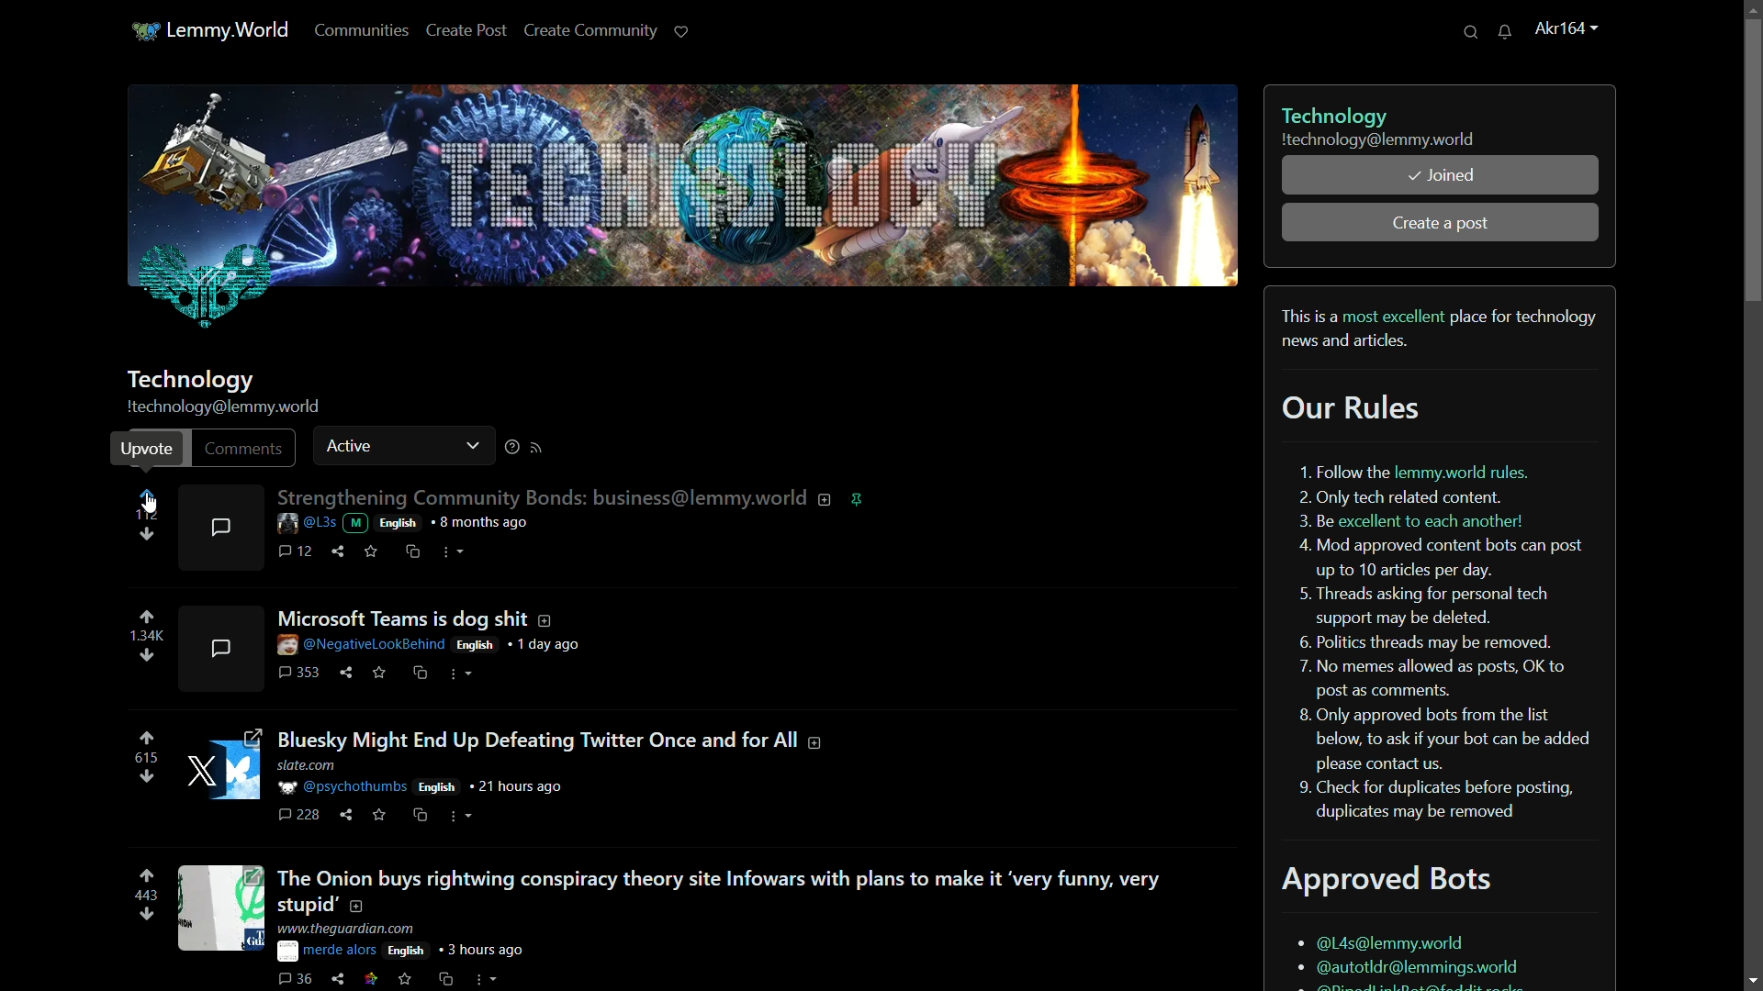 The image size is (1763, 991). What do you see at coordinates (1439, 176) in the screenshot?
I see `joined` at bounding box center [1439, 176].